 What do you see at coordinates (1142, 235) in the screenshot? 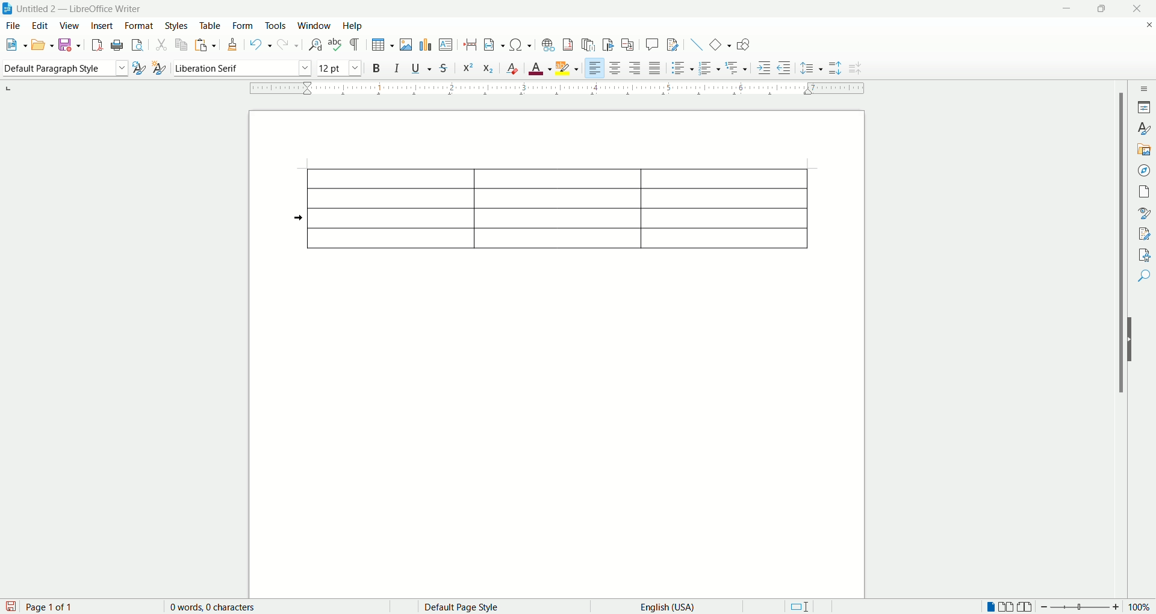
I see `manage changes` at bounding box center [1142, 235].